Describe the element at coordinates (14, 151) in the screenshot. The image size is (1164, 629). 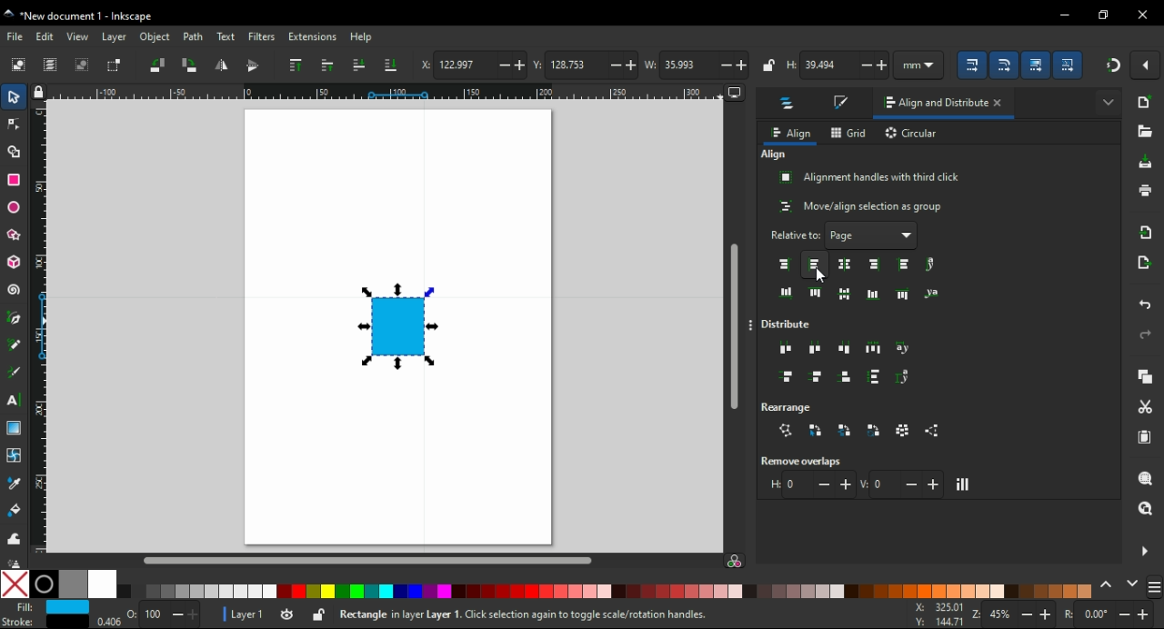
I see `shape builder tool` at that location.